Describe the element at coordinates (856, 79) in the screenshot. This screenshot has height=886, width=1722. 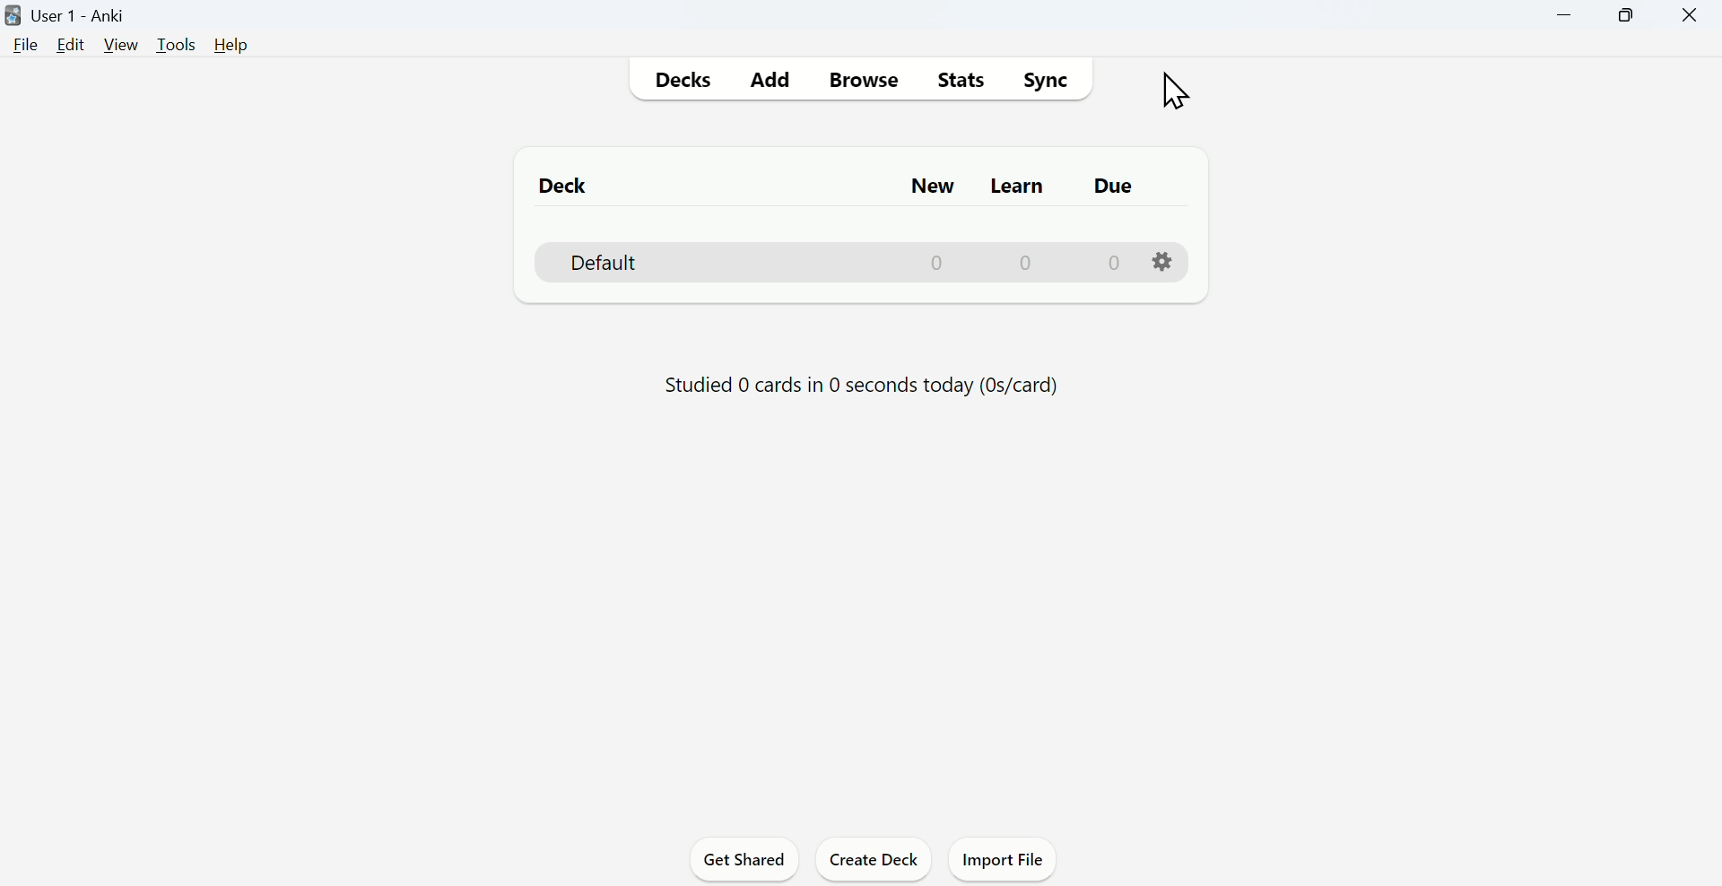
I see `Browse` at that location.